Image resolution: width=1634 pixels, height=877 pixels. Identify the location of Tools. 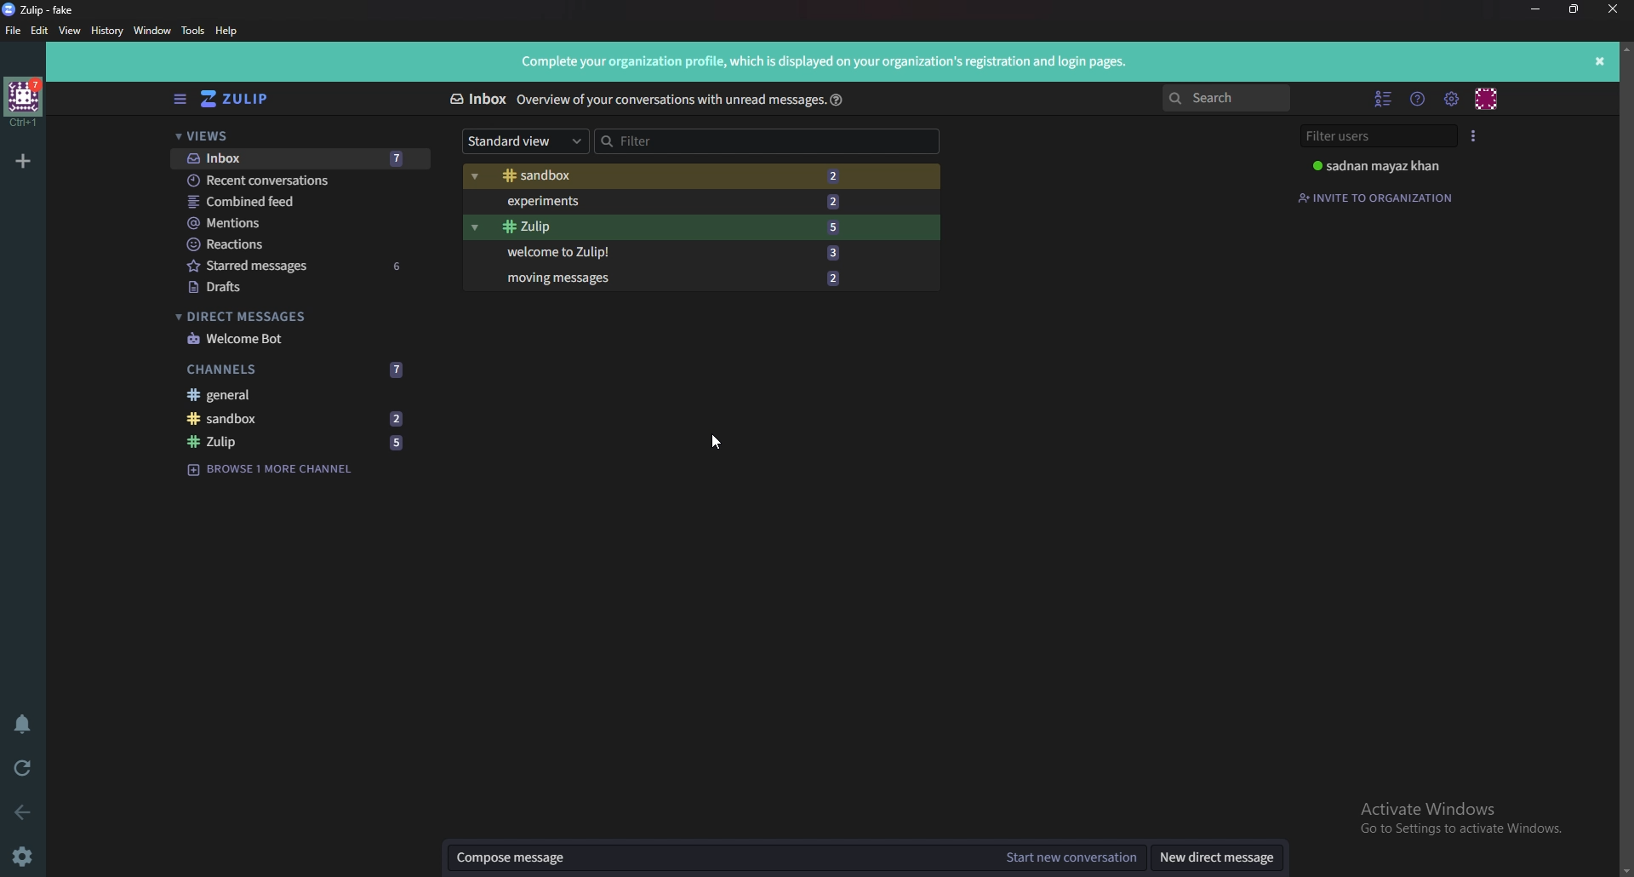
(192, 32).